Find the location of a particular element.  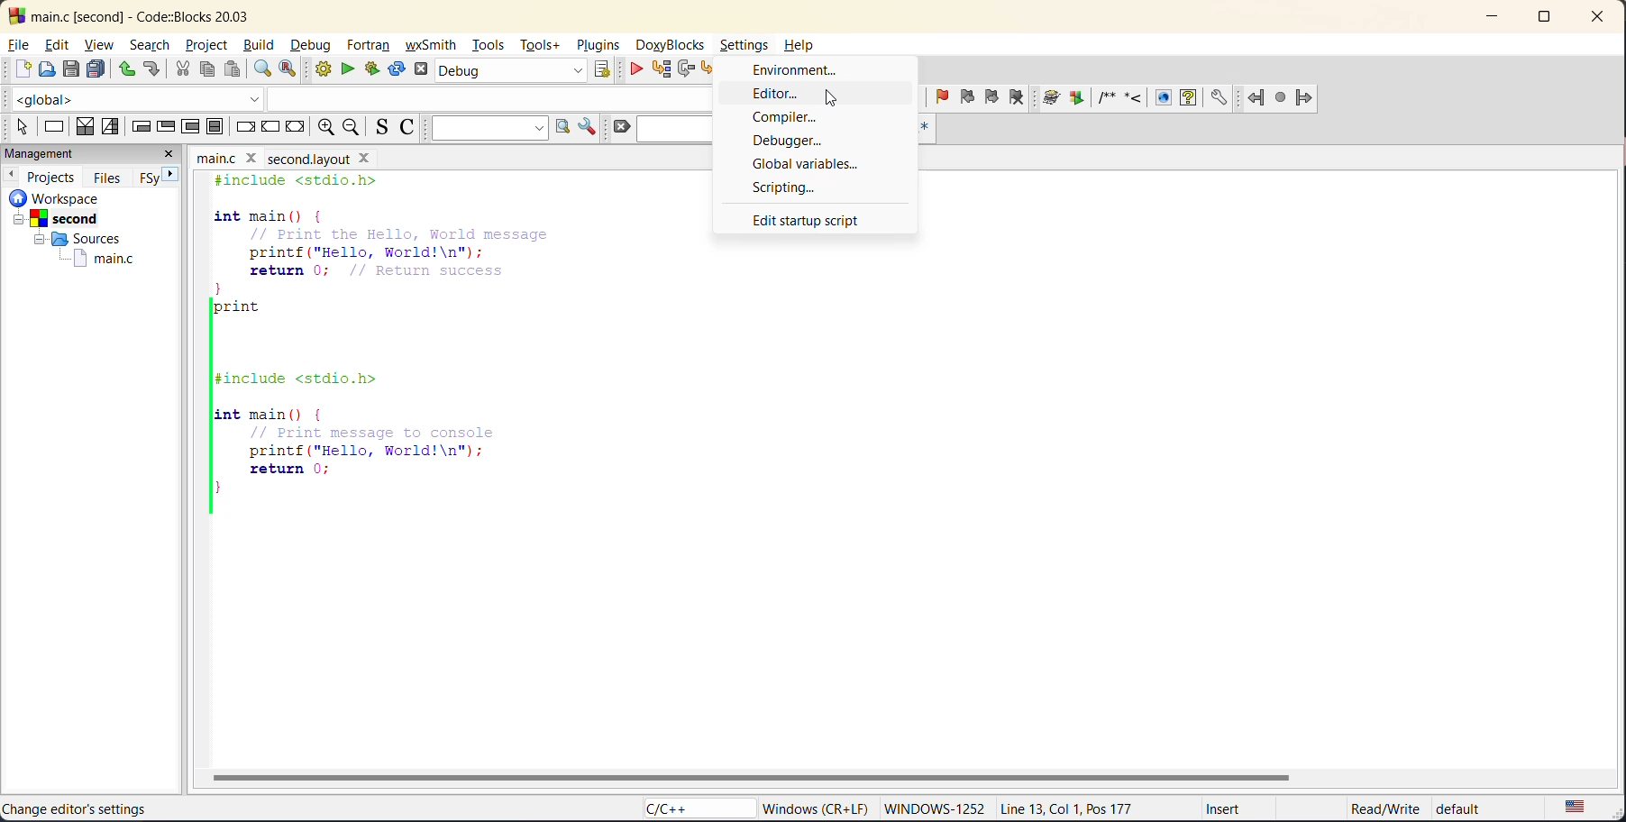

replace is located at coordinates (294, 71).